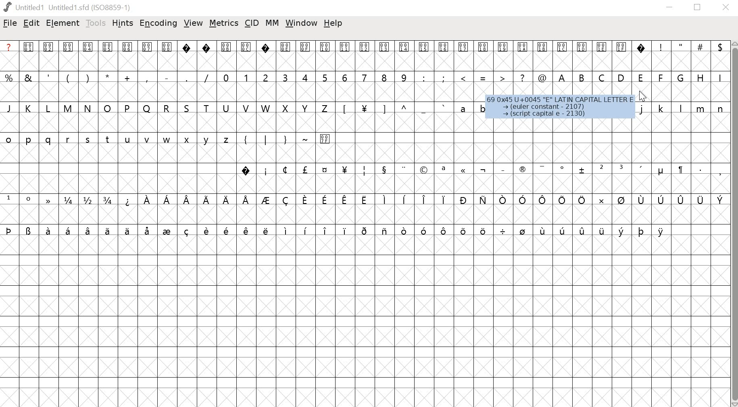 The image size is (738, 407). Describe the element at coordinates (734, 224) in the screenshot. I see `scrollbar` at that location.